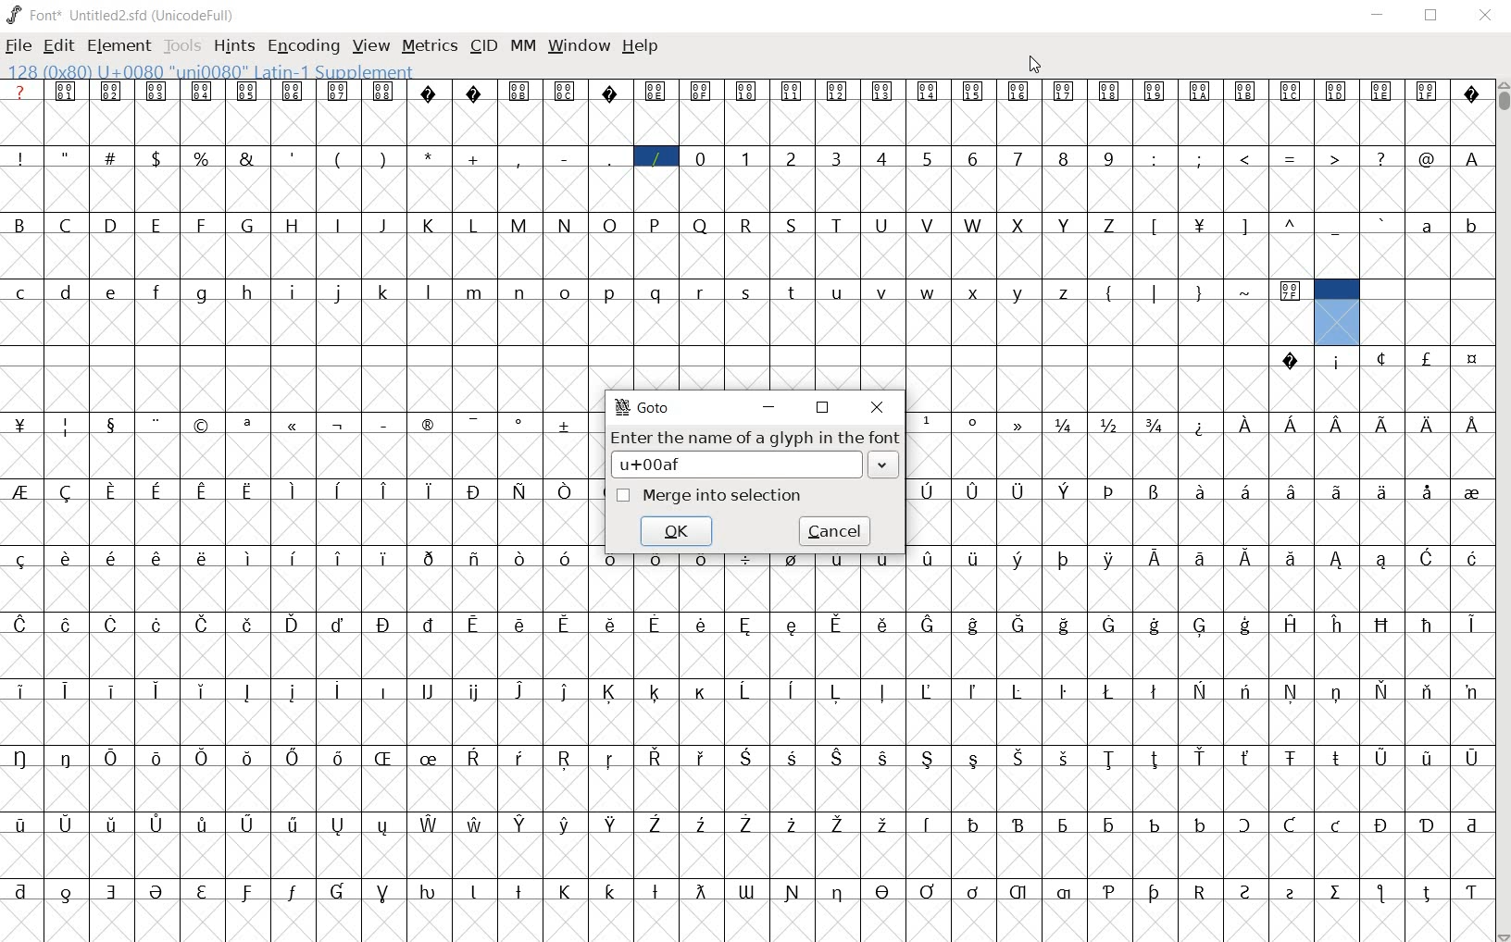  Describe the element at coordinates (208, 69) in the screenshot. I see `128(0X80) U +0080 " uni0080" Latin-1 Supplement` at that location.